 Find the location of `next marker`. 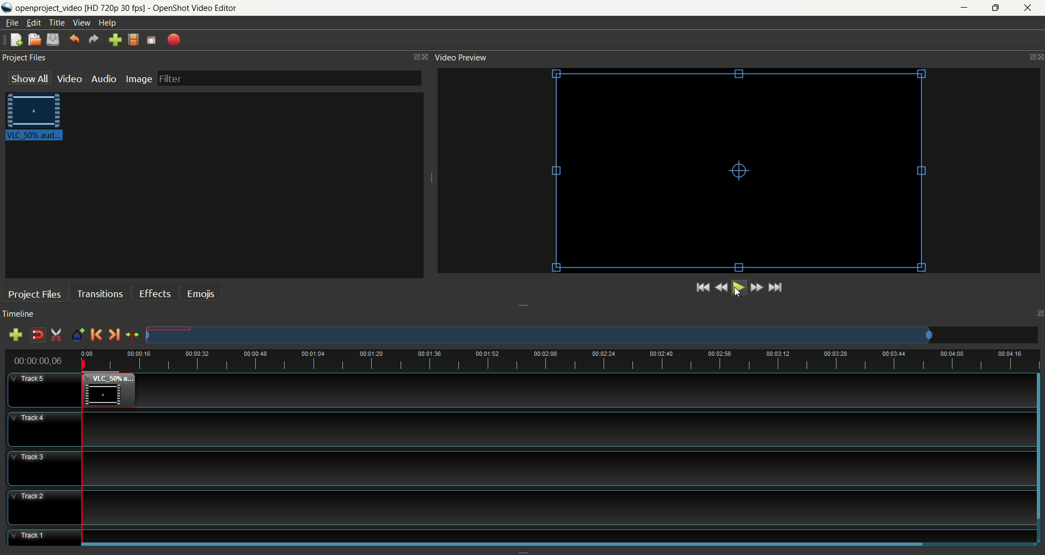

next marker is located at coordinates (114, 335).